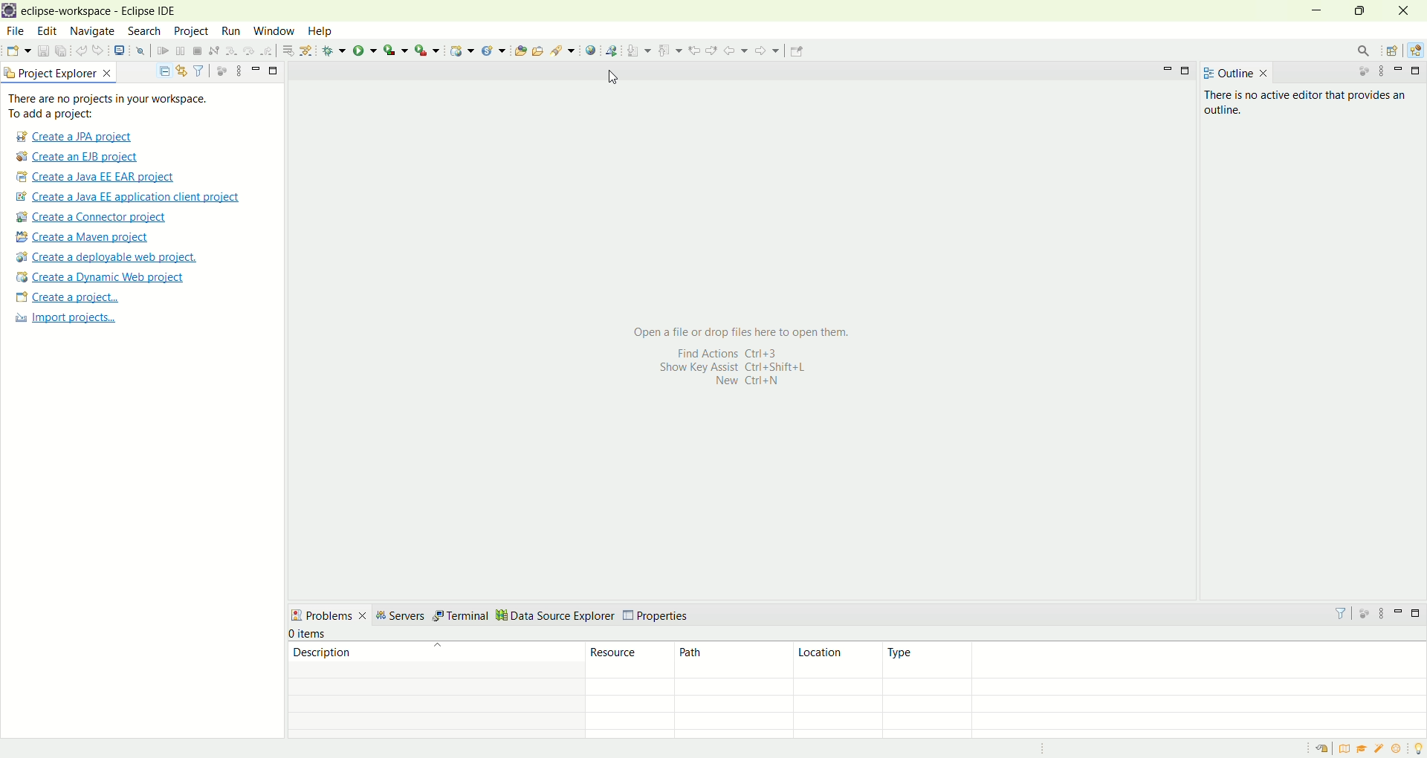  Describe the element at coordinates (697, 51) in the screenshot. I see `previous edit location` at that location.